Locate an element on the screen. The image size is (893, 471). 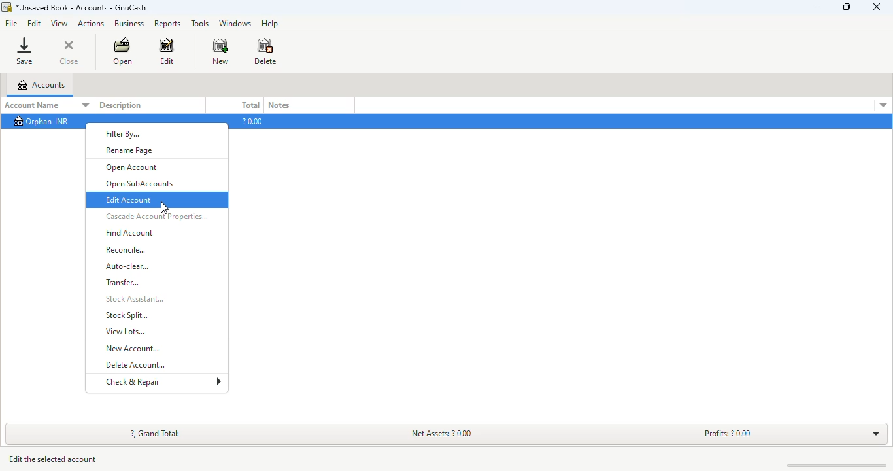
filter by is located at coordinates (122, 135).